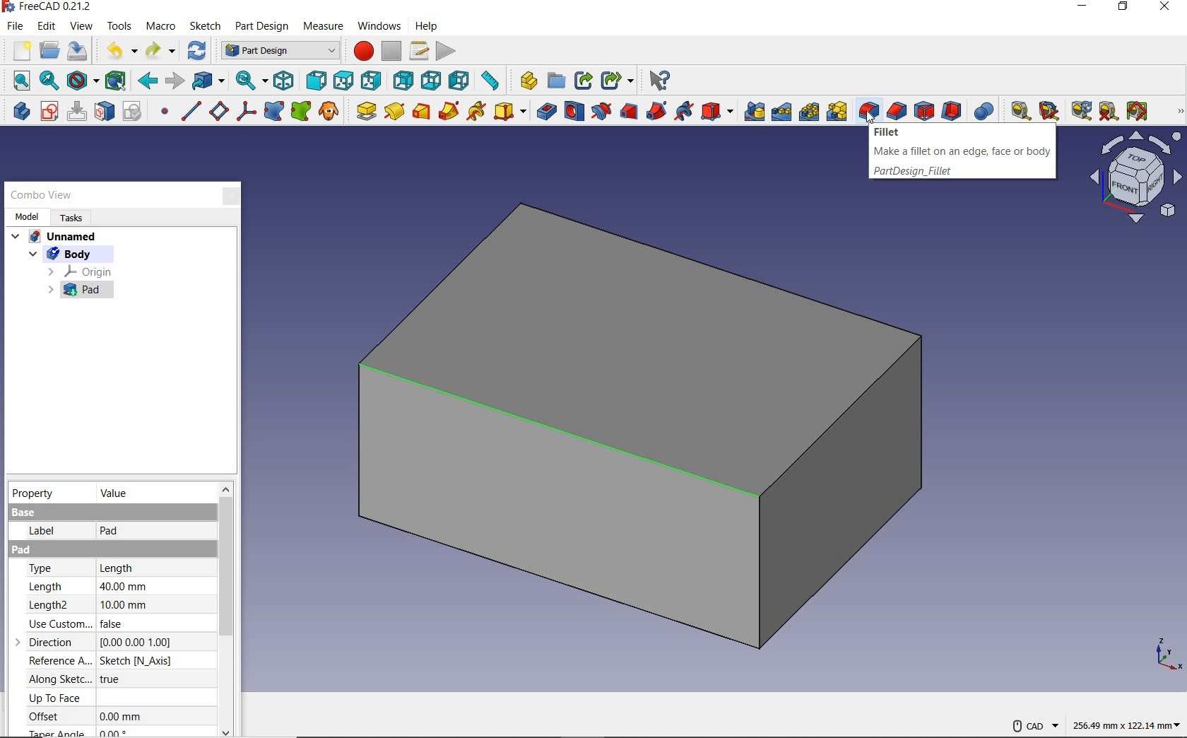 The image size is (1187, 738). Describe the element at coordinates (55, 660) in the screenshot. I see `reference` at that location.